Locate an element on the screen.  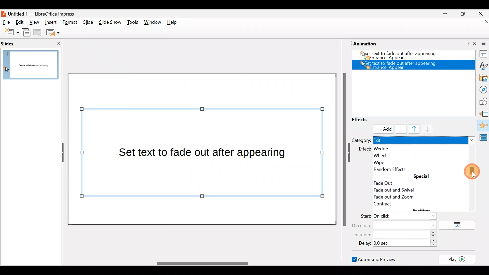
Contract is located at coordinates (394, 206).